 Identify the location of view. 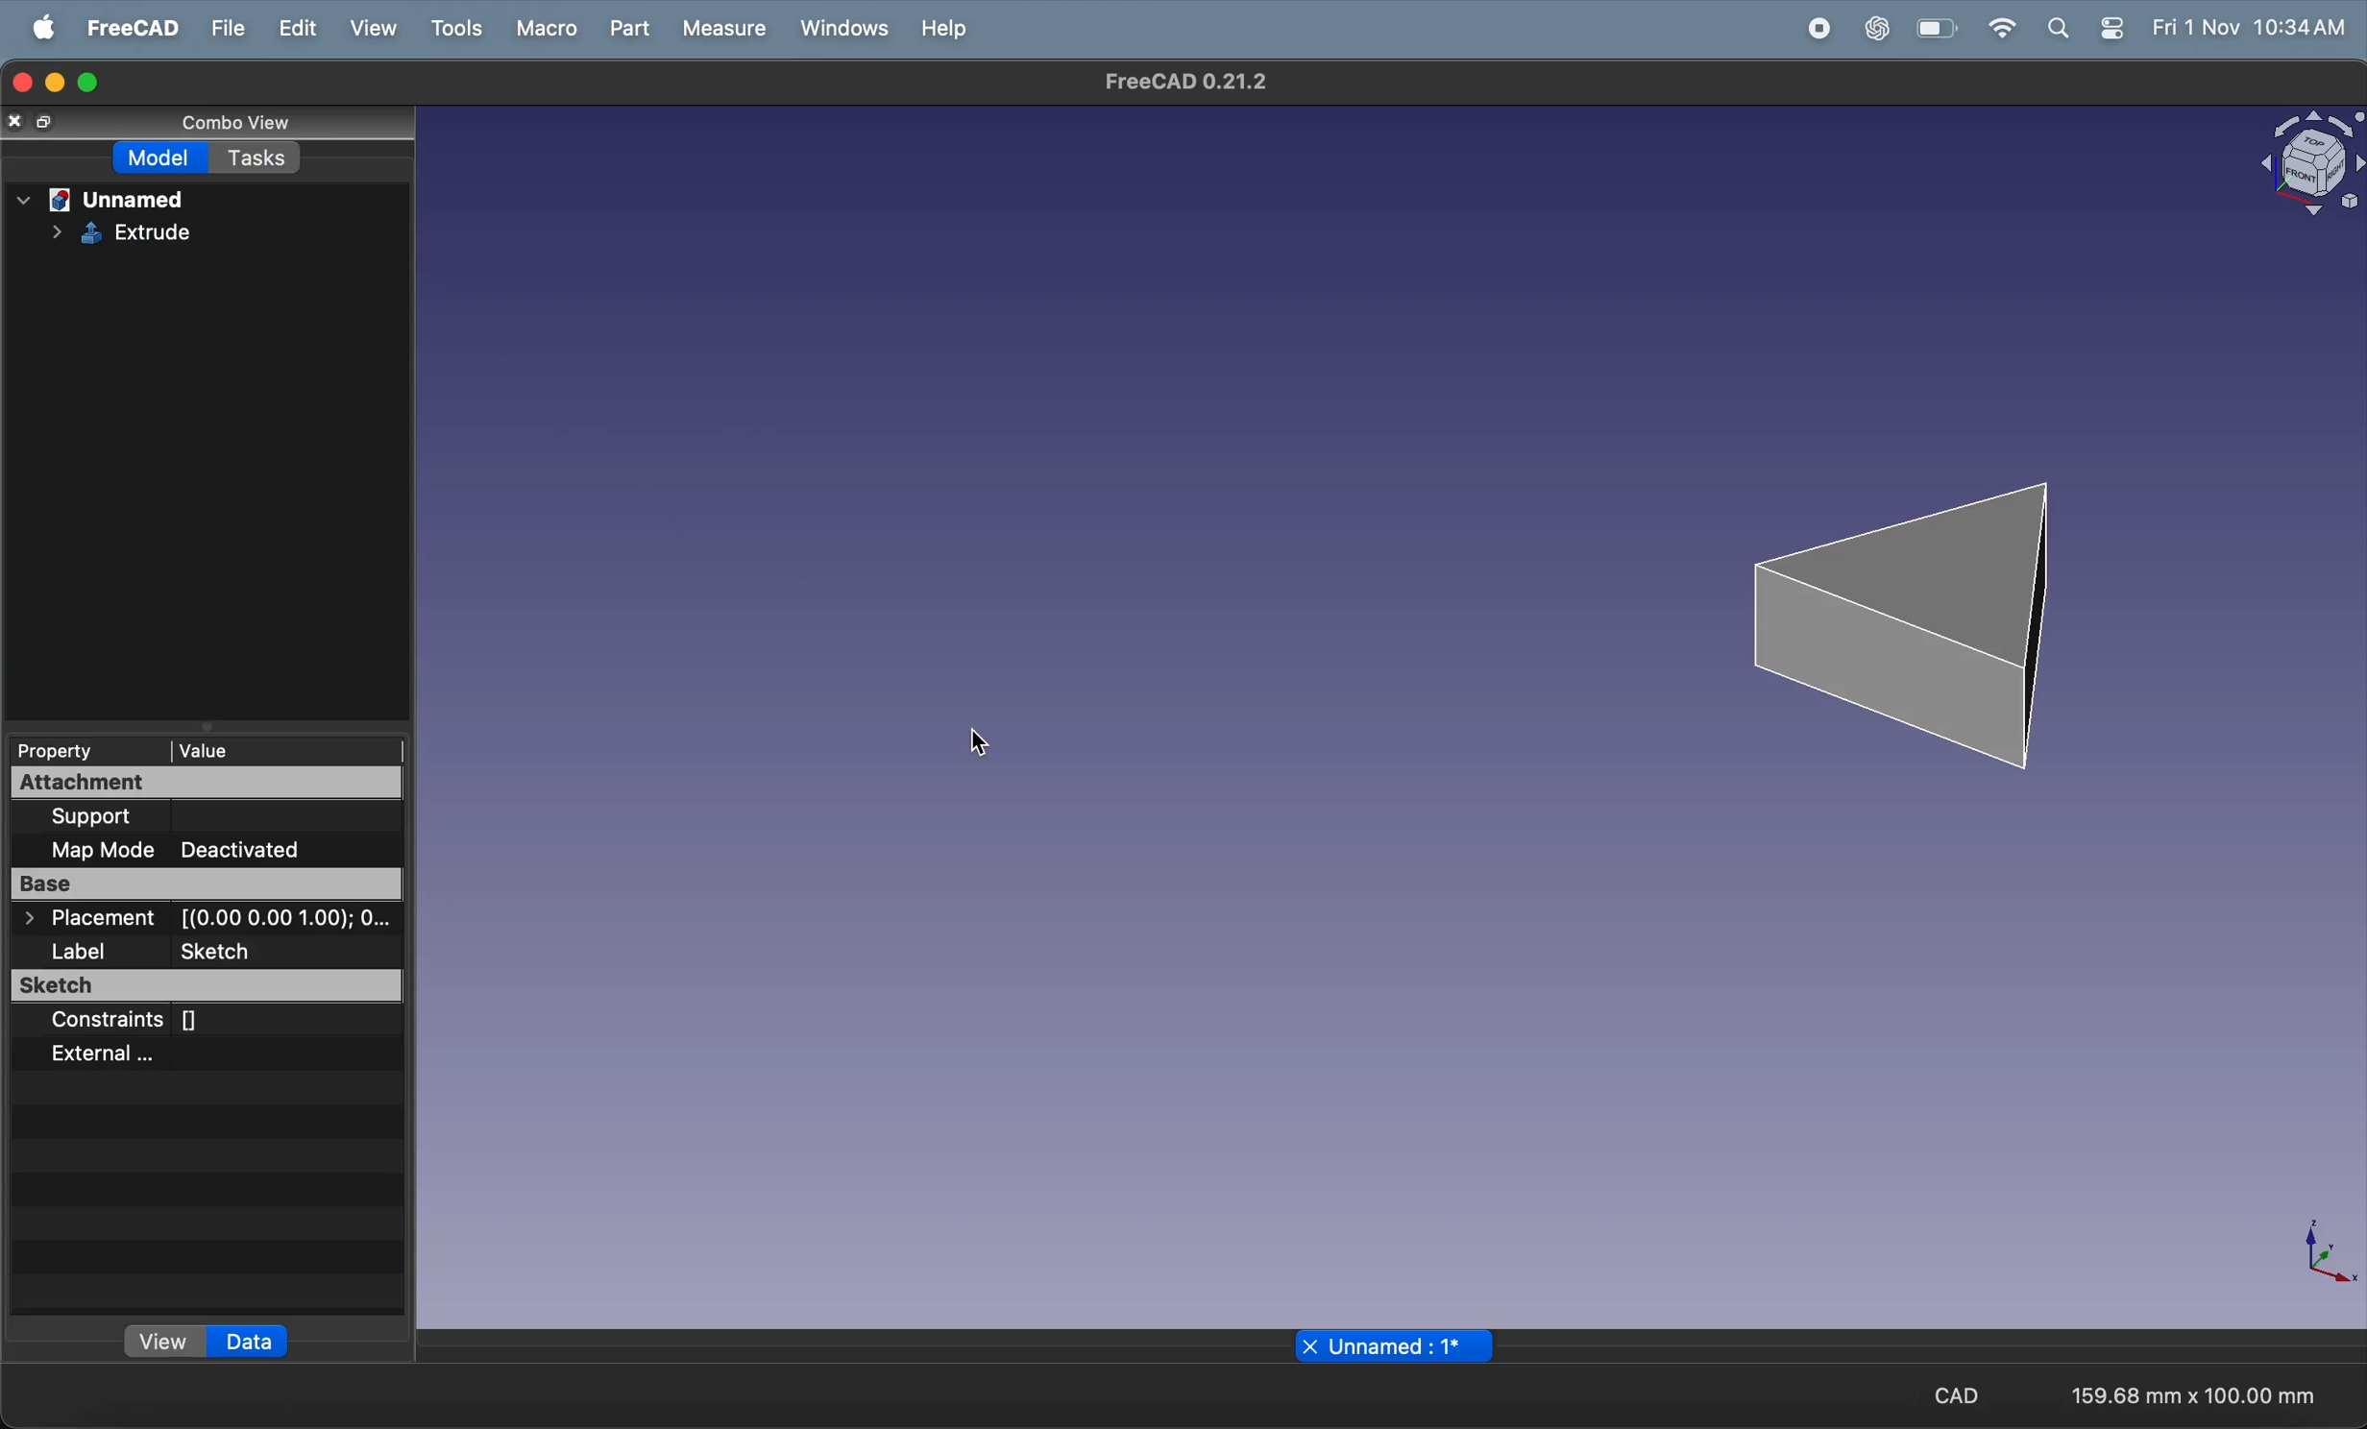
(377, 27).